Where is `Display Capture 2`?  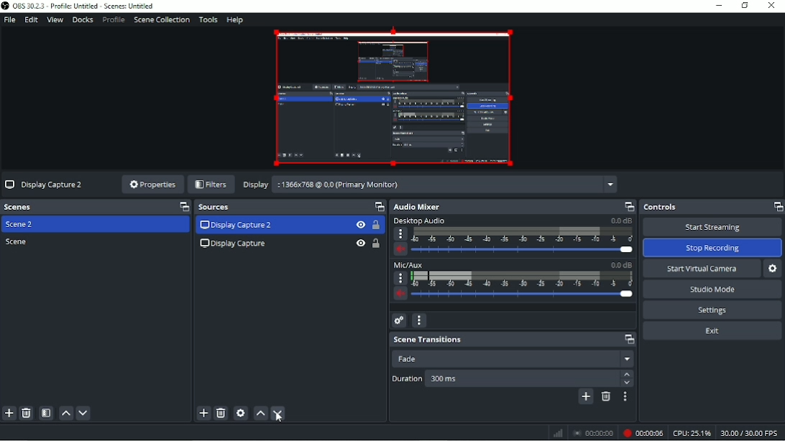
Display Capture 2 is located at coordinates (45, 185).